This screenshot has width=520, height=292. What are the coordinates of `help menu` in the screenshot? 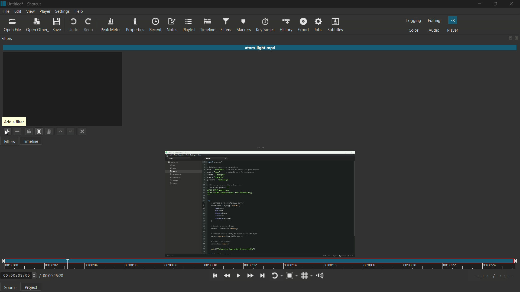 It's located at (79, 12).